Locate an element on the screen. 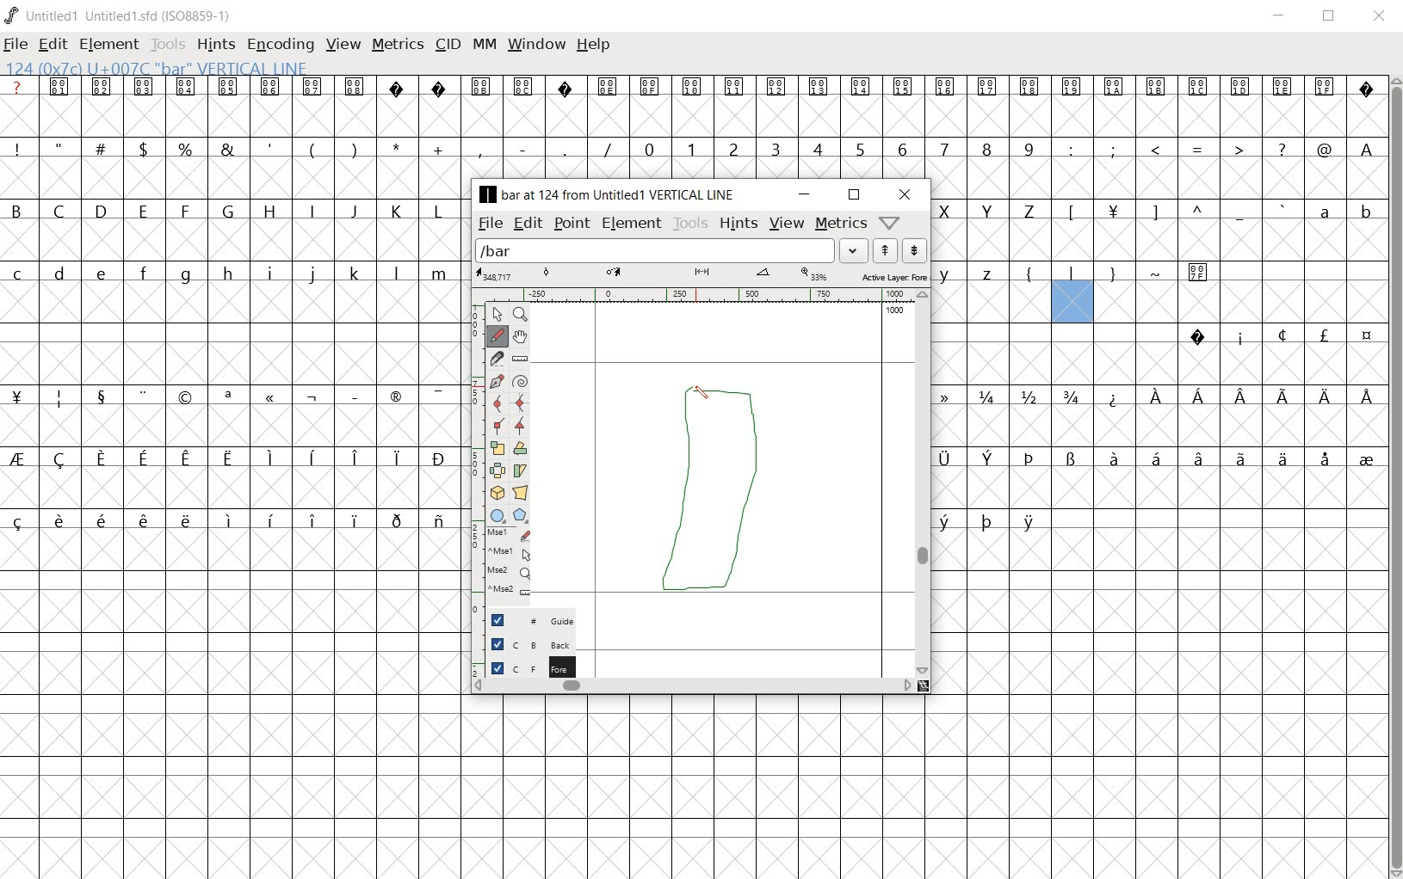  empty cells is located at coordinates (232, 241).